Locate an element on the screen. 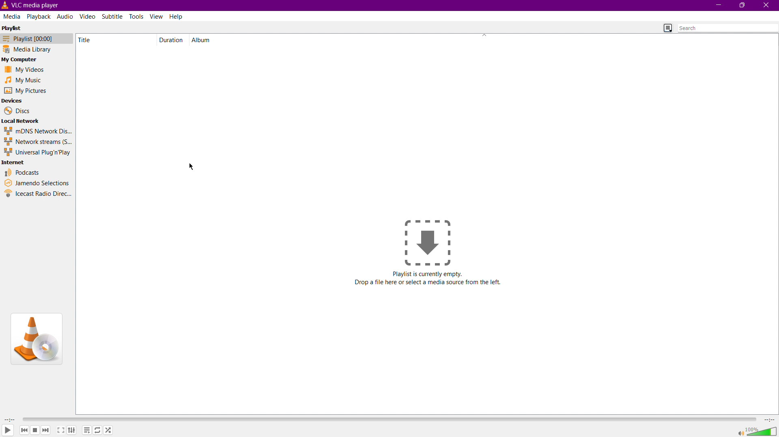  Help is located at coordinates (177, 16).